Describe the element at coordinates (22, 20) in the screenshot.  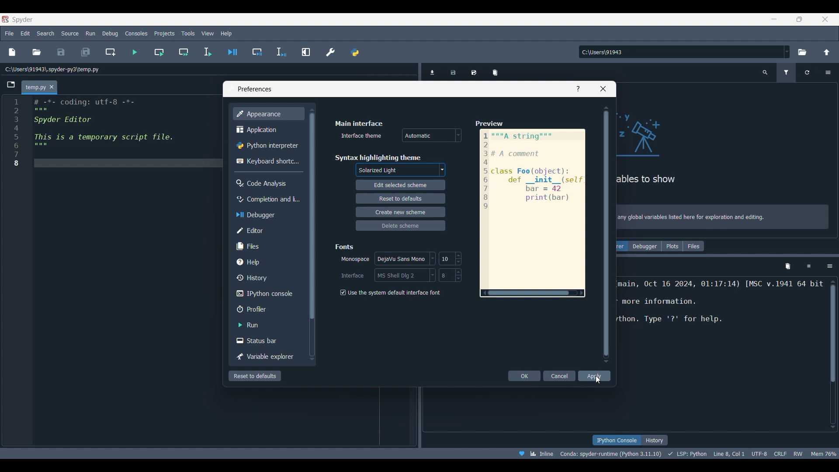
I see `Software logo` at that location.